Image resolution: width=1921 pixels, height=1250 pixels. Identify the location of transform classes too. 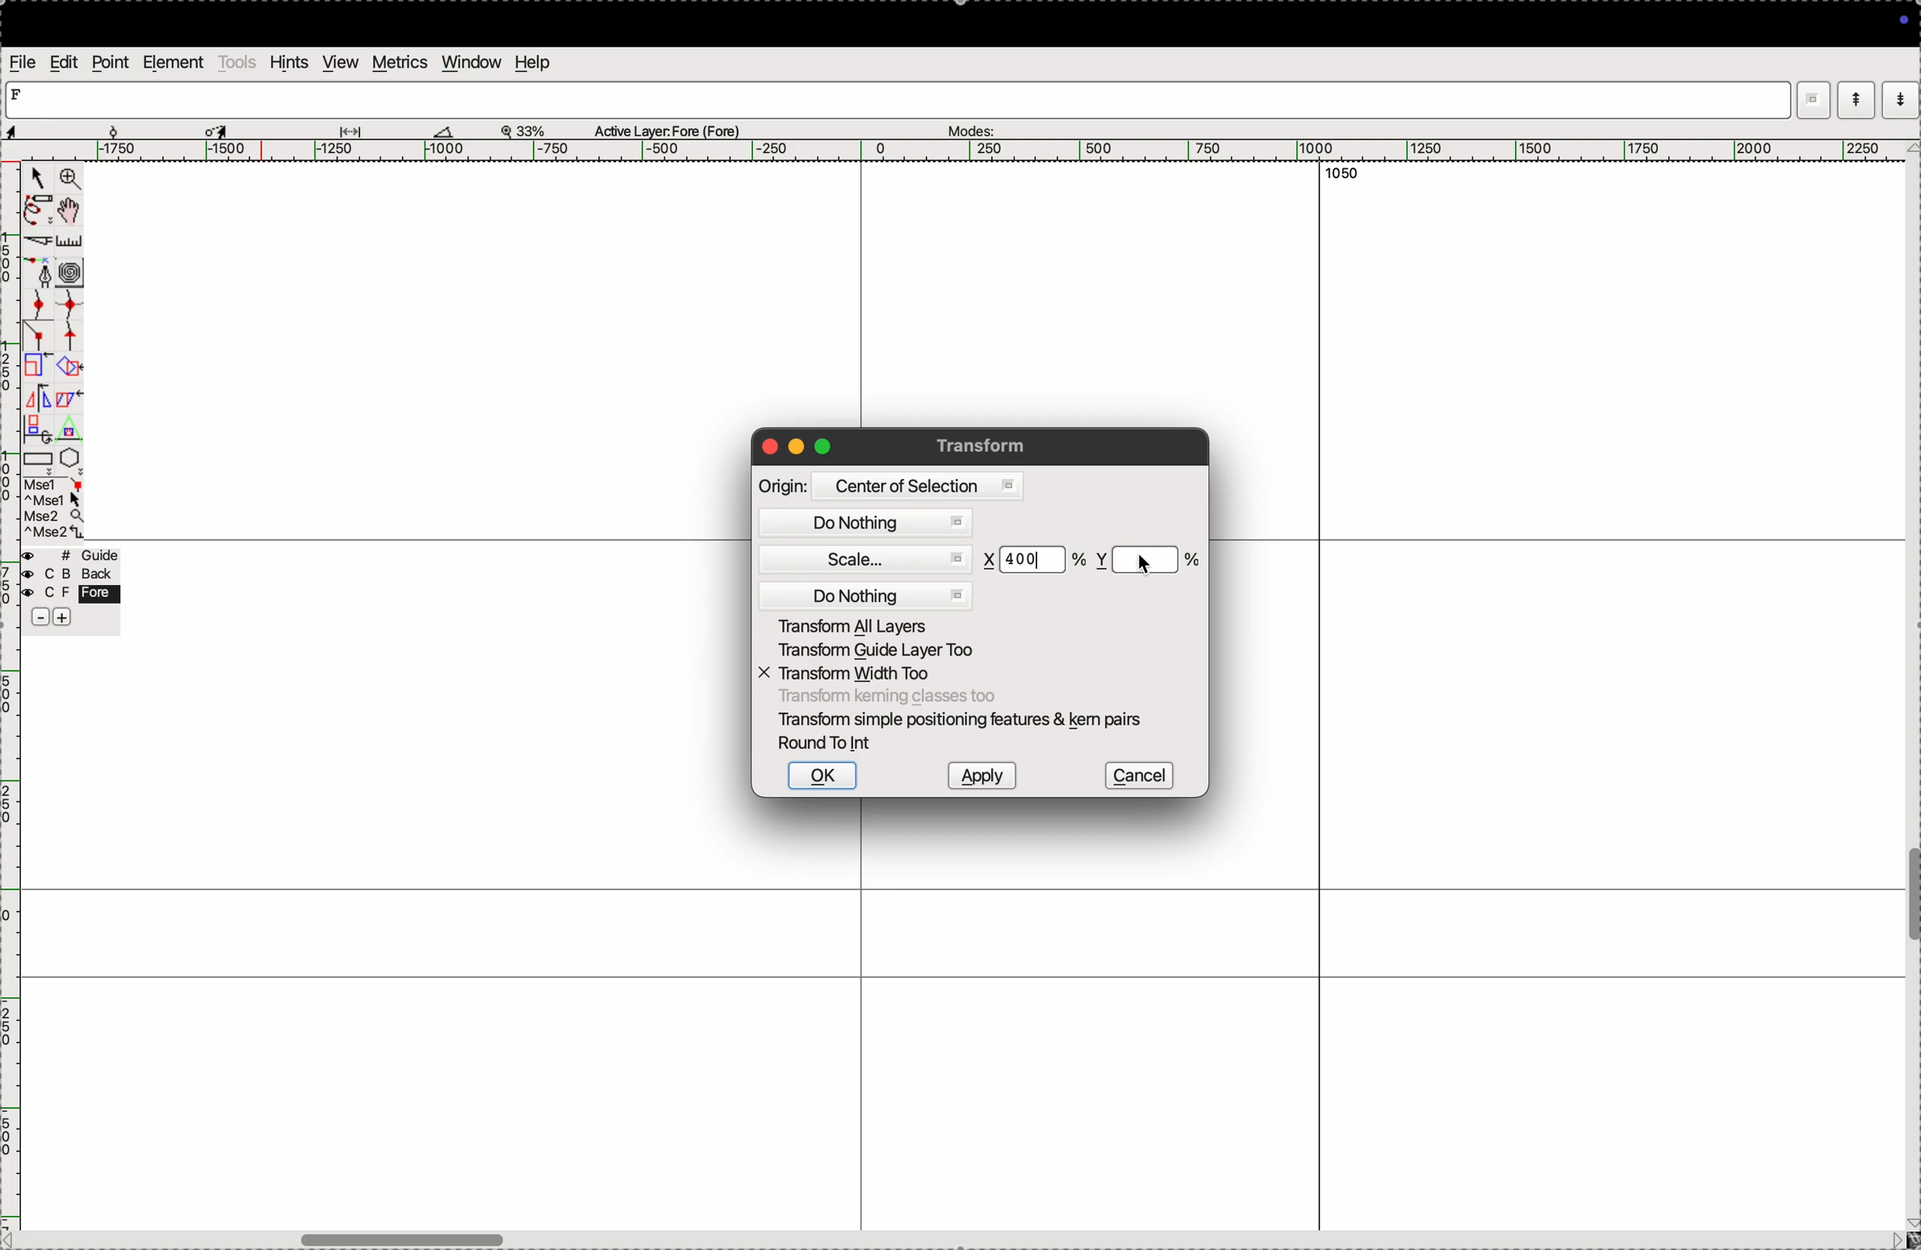
(886, 697).